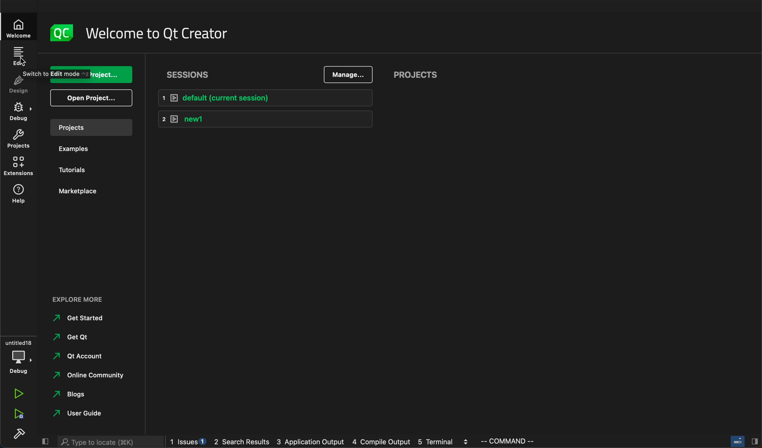  I want to click on new1, so click(262, 118).